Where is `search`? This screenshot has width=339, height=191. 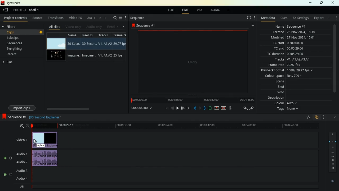
search is located at coordinates (115, 18).